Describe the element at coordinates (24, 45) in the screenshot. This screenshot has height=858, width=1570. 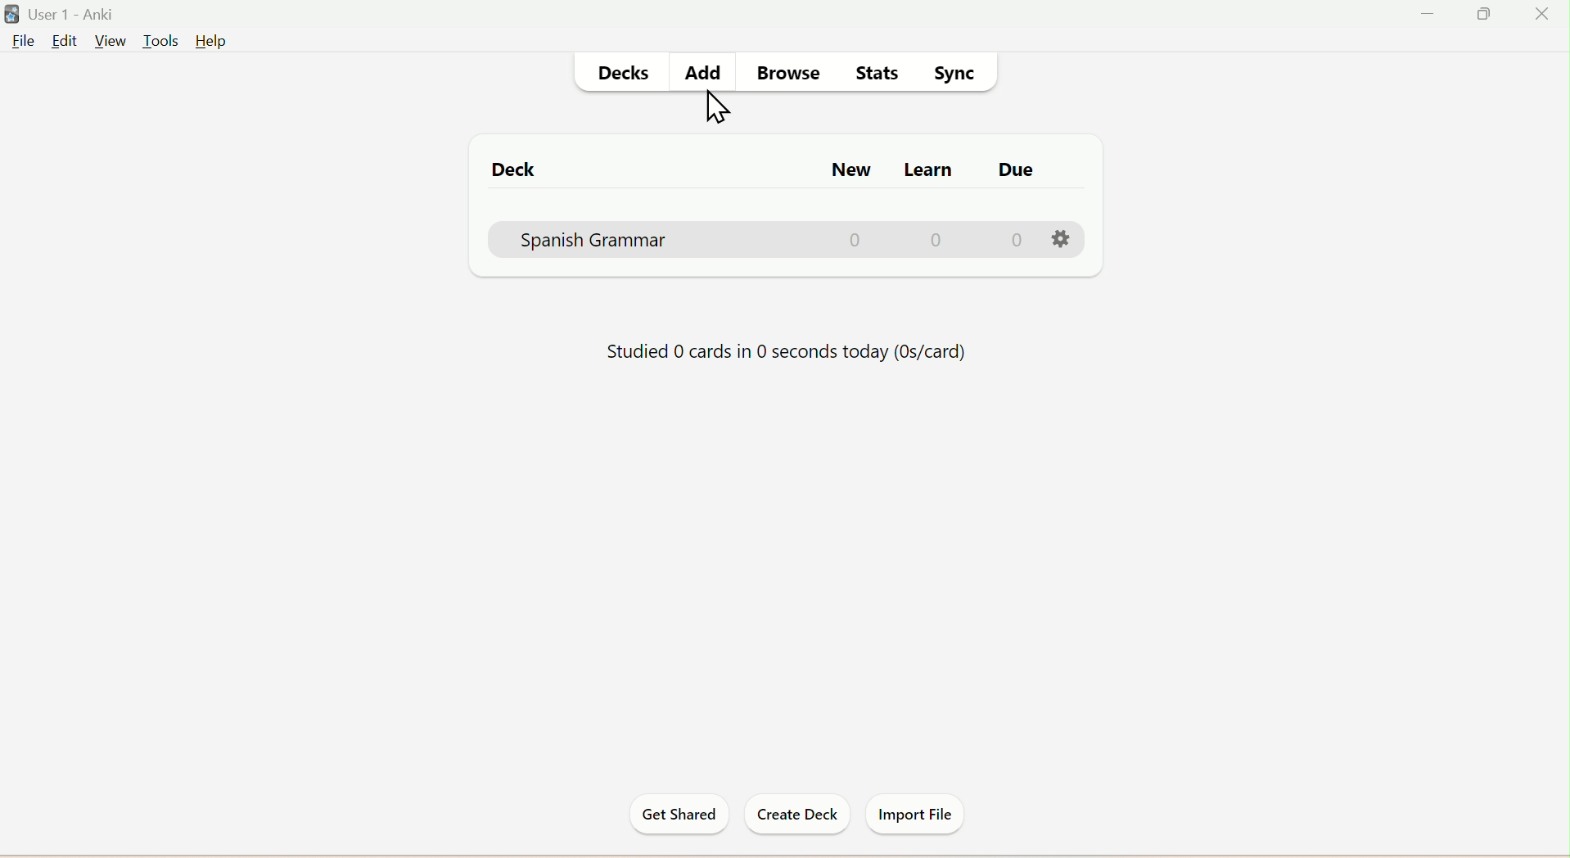
I see `` at that location.